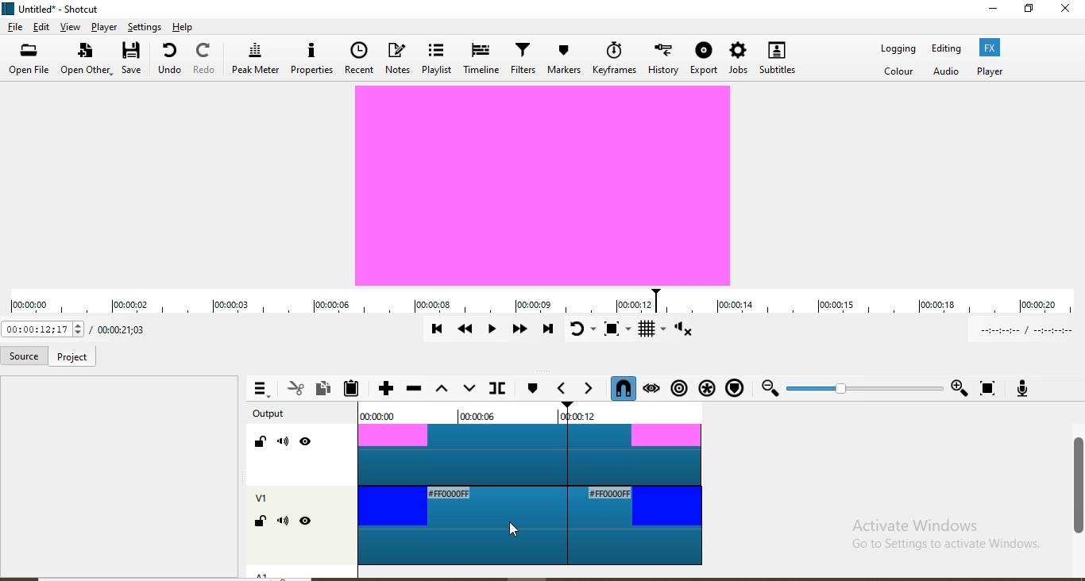 The height and width of the screenshot is (581, 1085). What do you see at coordinates (481, 59) in the screenshot?
I see `Timeline` at bounding box center [481, 59].